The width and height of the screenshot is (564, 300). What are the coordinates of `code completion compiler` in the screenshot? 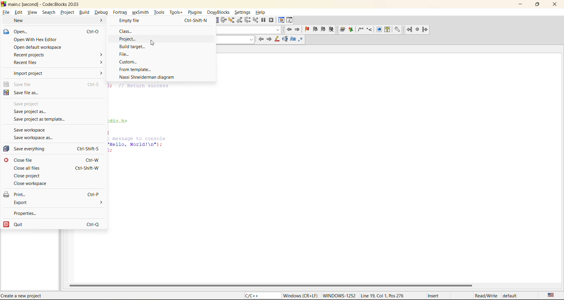 It's located at (250, 30).